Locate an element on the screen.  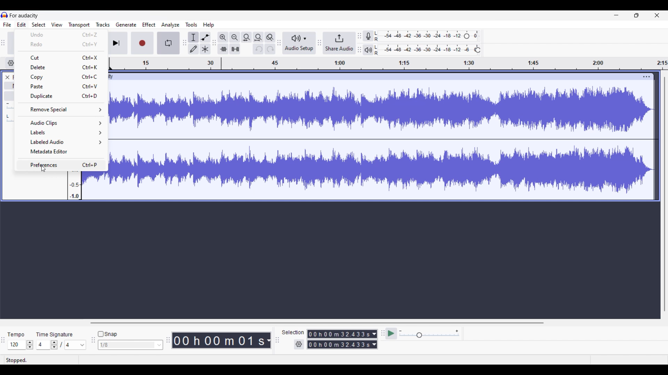
Remove special options is located at coordinates (62, 110).